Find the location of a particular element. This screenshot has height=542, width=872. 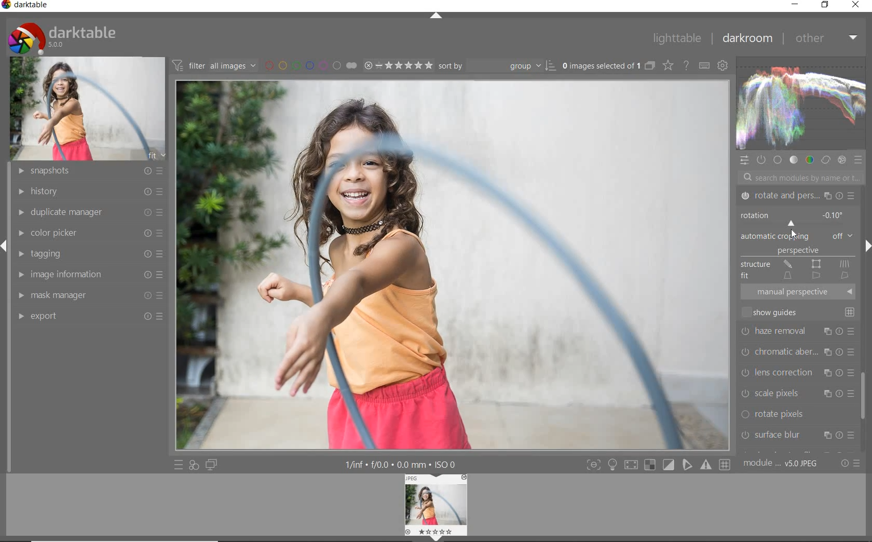

other interface details is located at coordinates (398, 465).